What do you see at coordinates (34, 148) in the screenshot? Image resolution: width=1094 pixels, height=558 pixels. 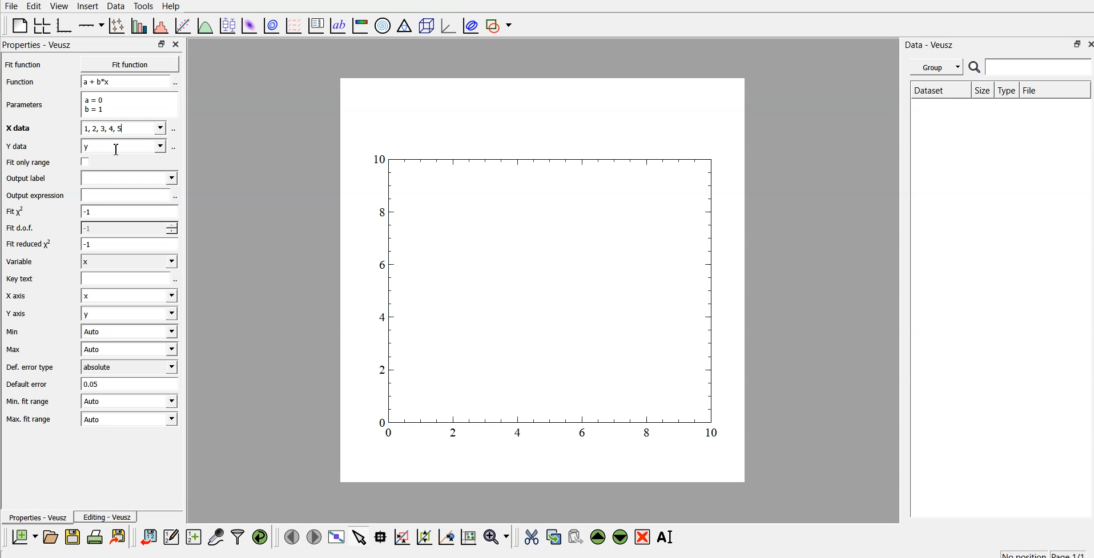 I see `Y data` at bounding box center [34, 148].